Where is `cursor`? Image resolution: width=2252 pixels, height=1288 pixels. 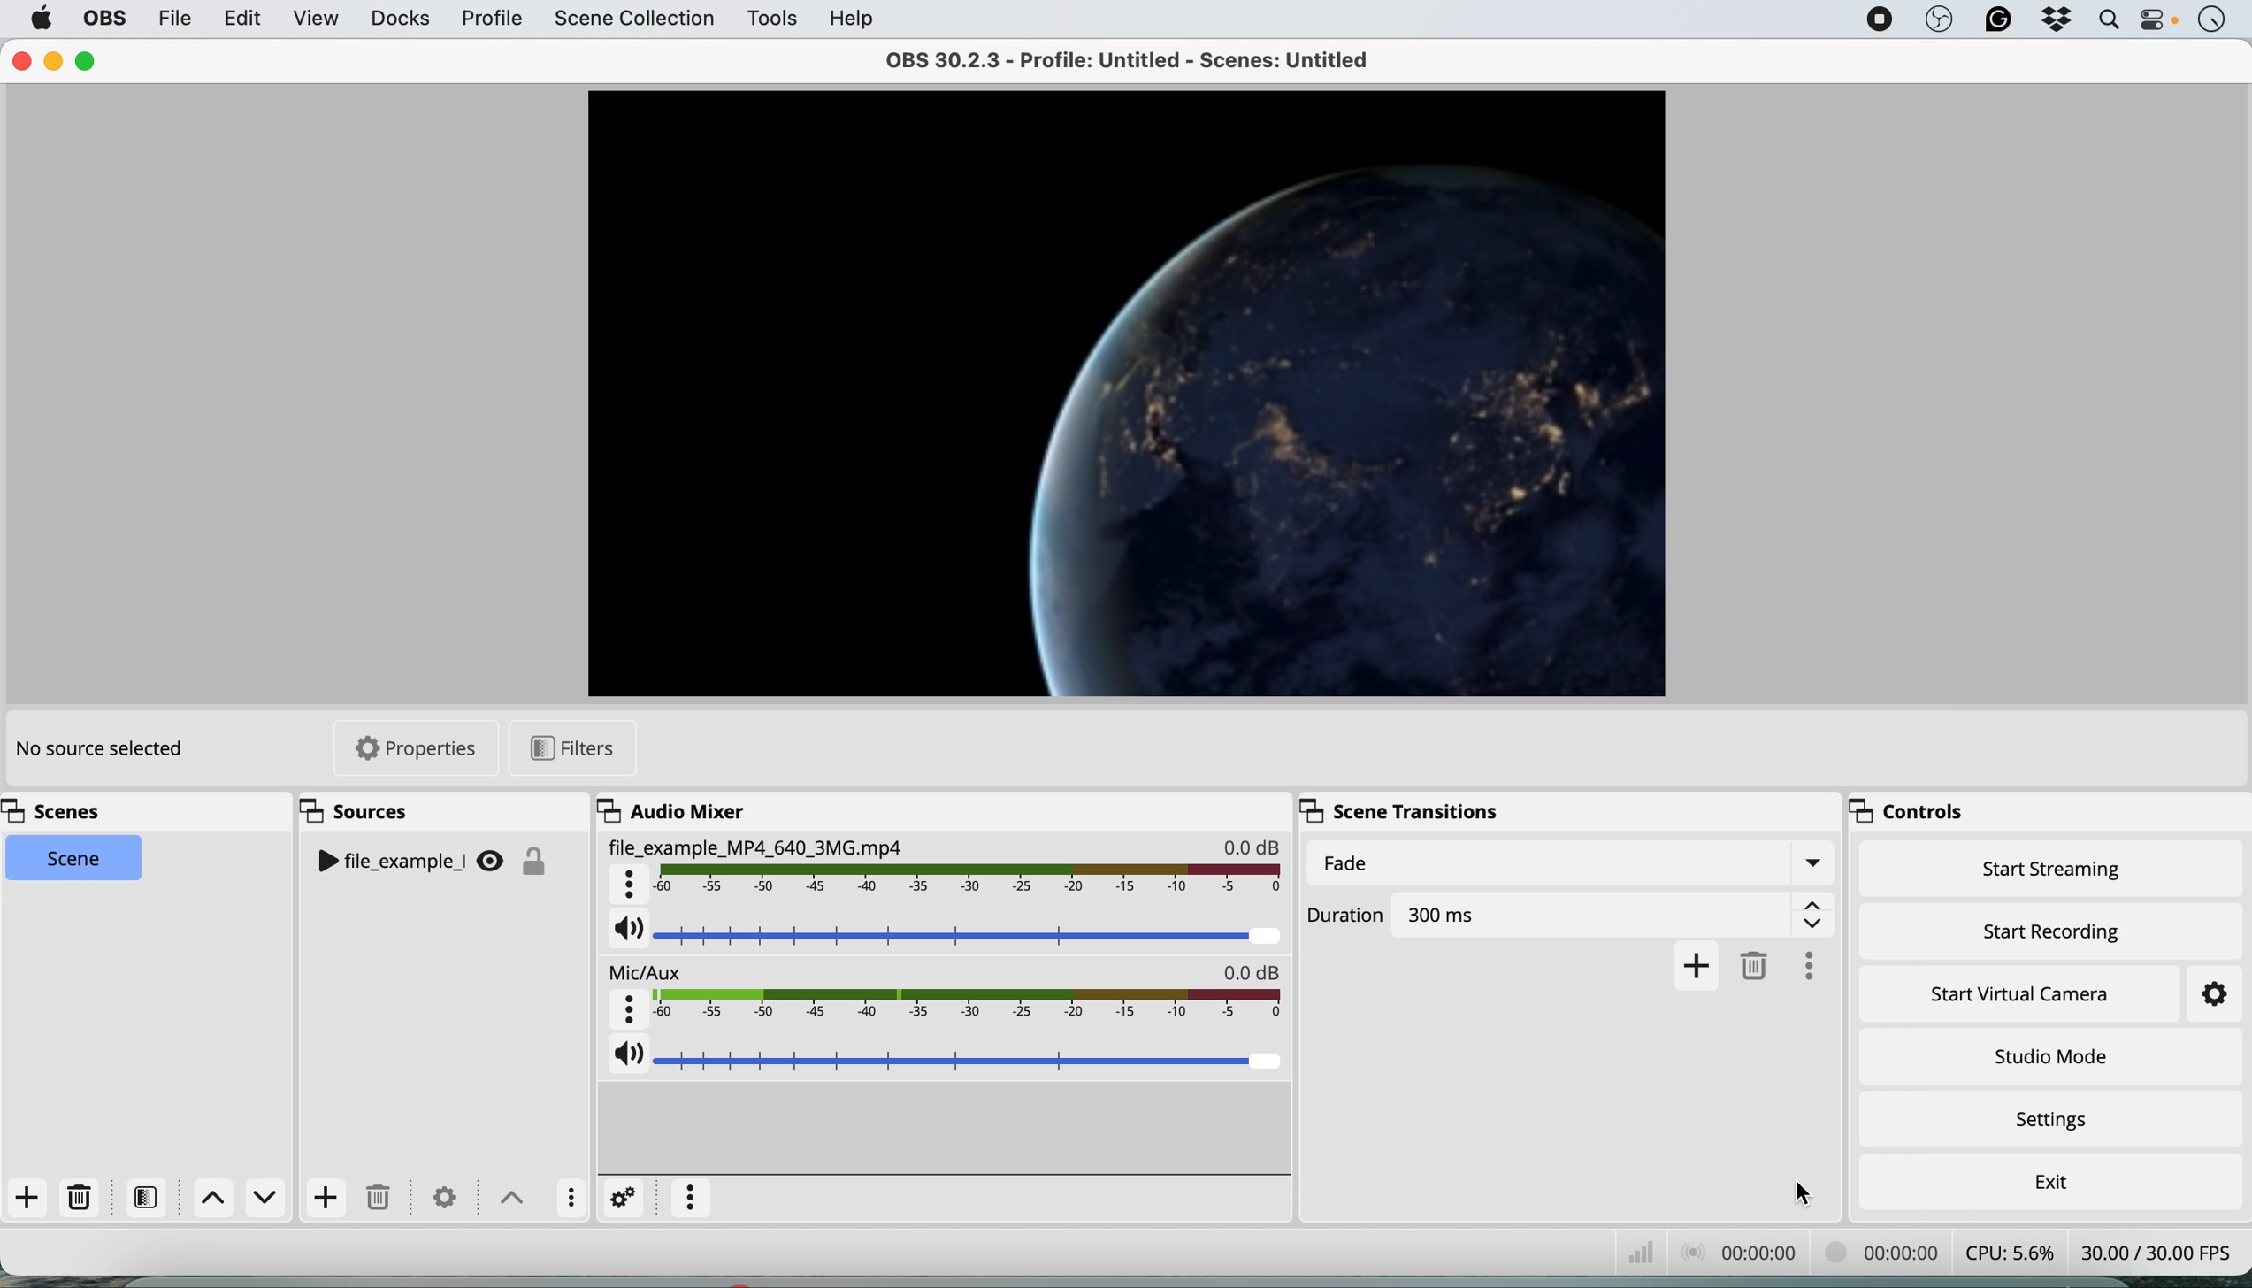 cursor is located at coordinates (1805, 1194).